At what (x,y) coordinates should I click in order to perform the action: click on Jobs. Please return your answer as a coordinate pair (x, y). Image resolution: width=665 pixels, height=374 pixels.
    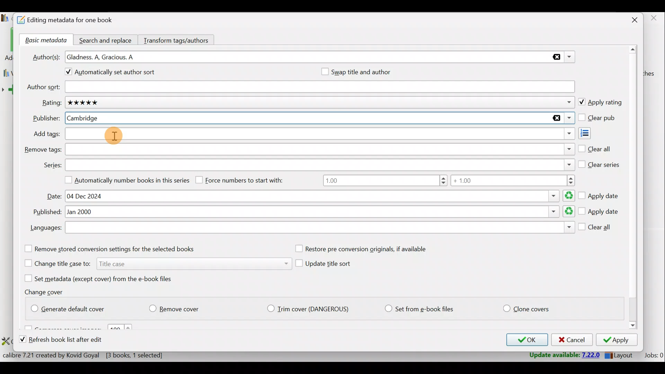
    Looking at the image, I should click on (653, 355).